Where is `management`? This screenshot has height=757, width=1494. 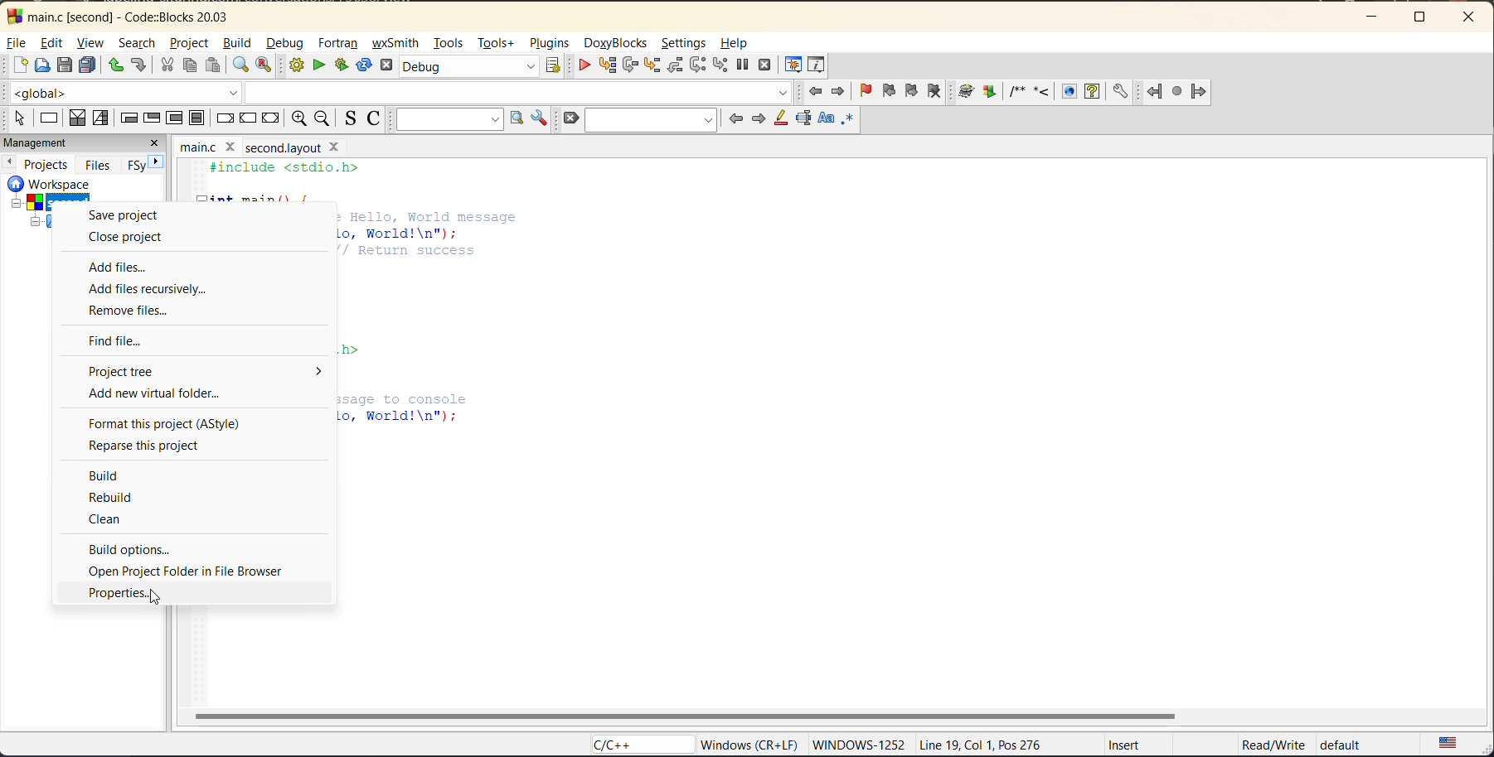
management is located at coordinates (65, 142).